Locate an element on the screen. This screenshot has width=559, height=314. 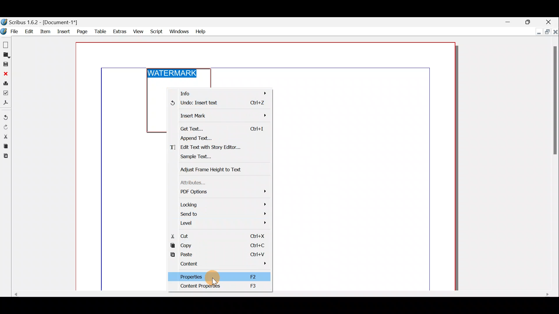
Scroll bar is located at coordinates (555, 165).